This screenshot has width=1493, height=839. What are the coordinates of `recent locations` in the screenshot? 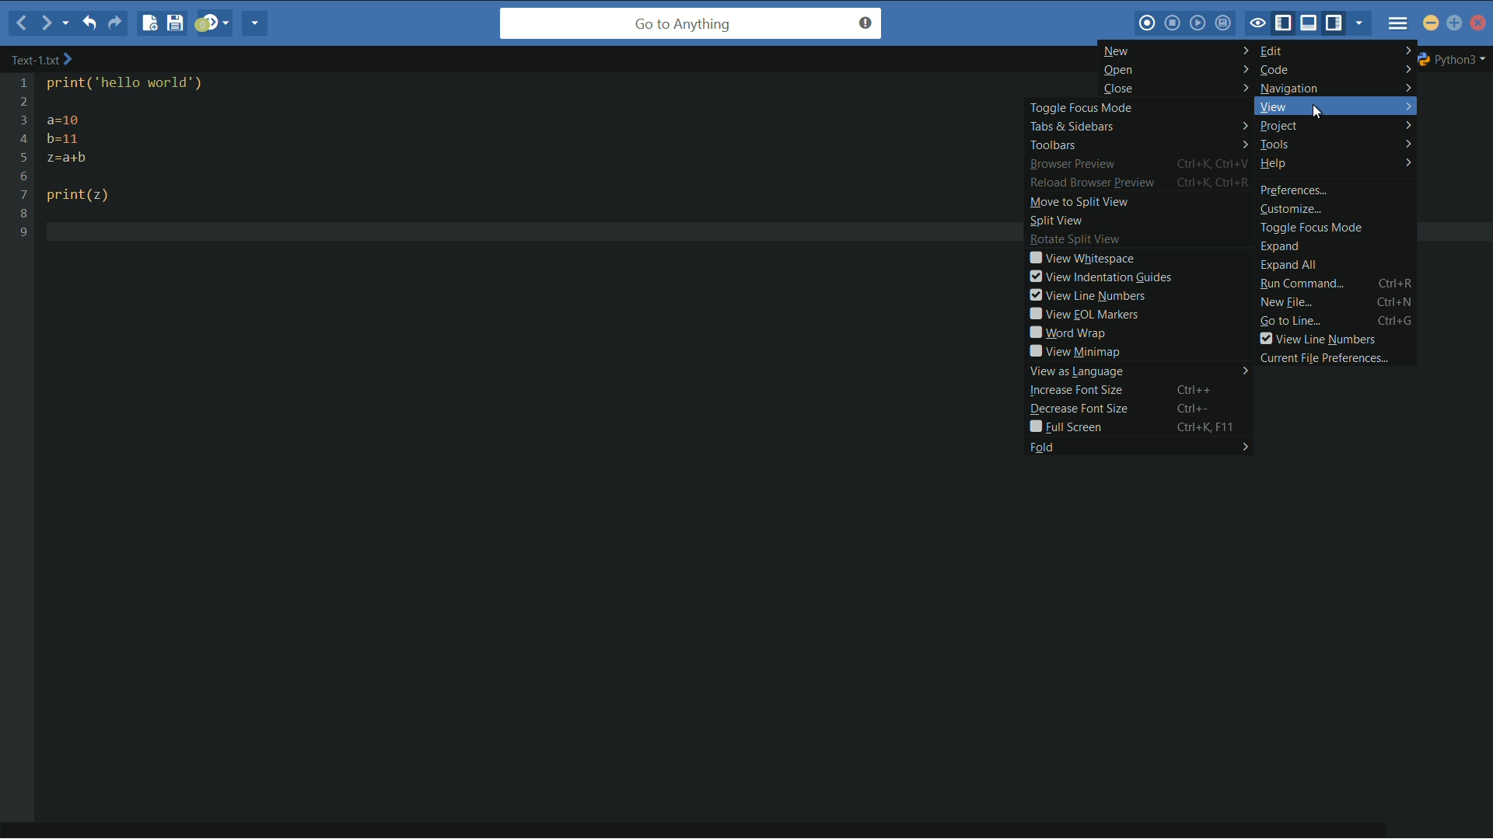 It's located at (68, 24).